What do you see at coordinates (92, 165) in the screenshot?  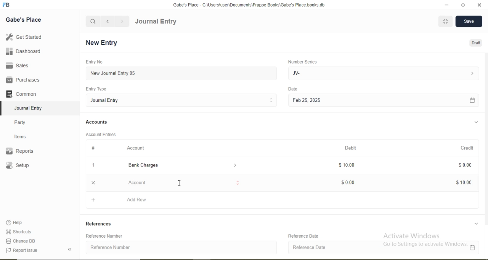 I see `1` at bounding box center [92, 165].